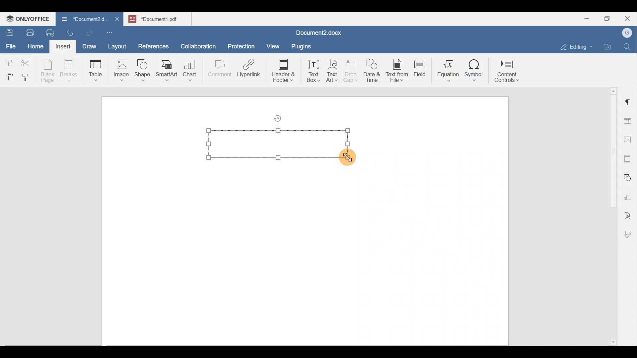 The image size is (637, 358). Describe the element at coordinates (8, 75) in the screenshot. I see `Paste` at that location.